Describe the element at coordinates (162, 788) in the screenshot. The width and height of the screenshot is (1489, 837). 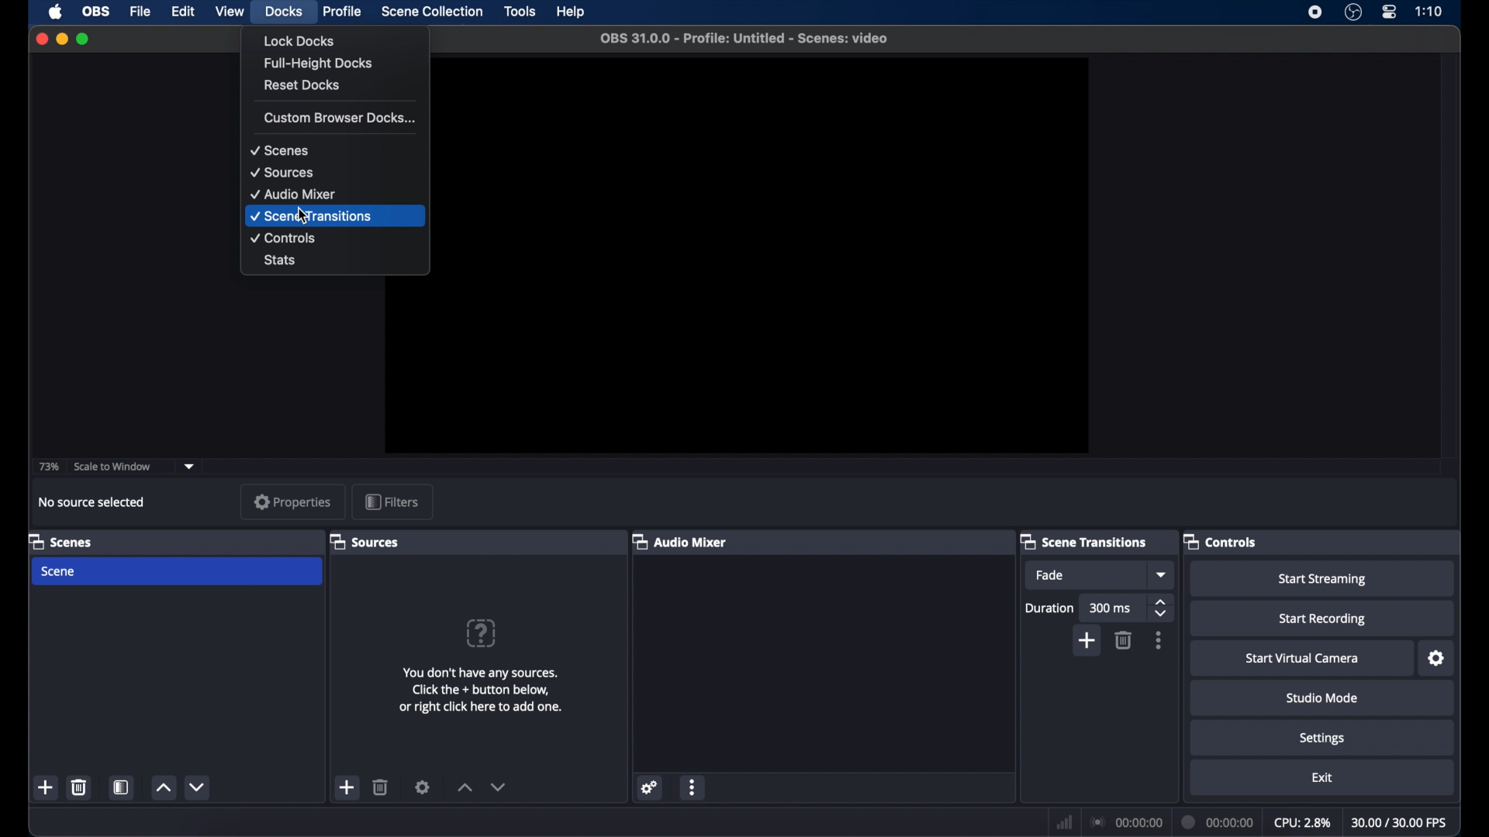
I see `increment` at that location.